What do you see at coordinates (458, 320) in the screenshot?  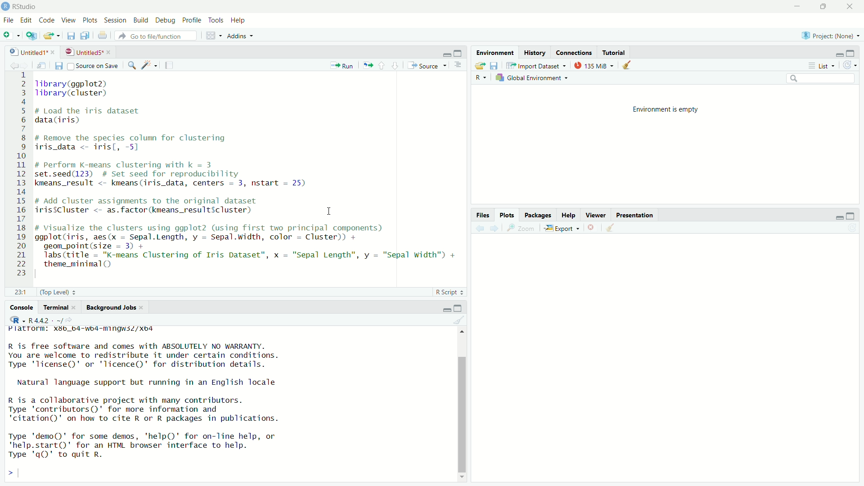 I see `clear console` at bounding box center [458, 320].